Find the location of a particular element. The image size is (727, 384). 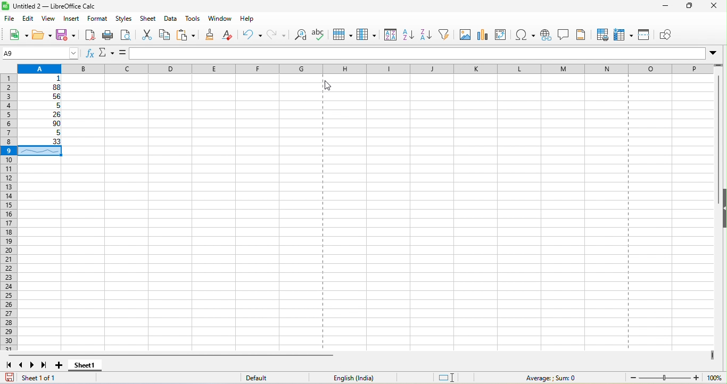

56 is located at coordinates (44, 97).